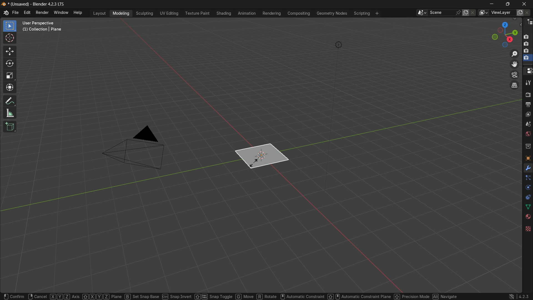 The height and width of the screenshot is (300, 533). What do you see at coordinates (484, 12) in the screenshot?
I see `browse views` at bounding box center [484, 12].